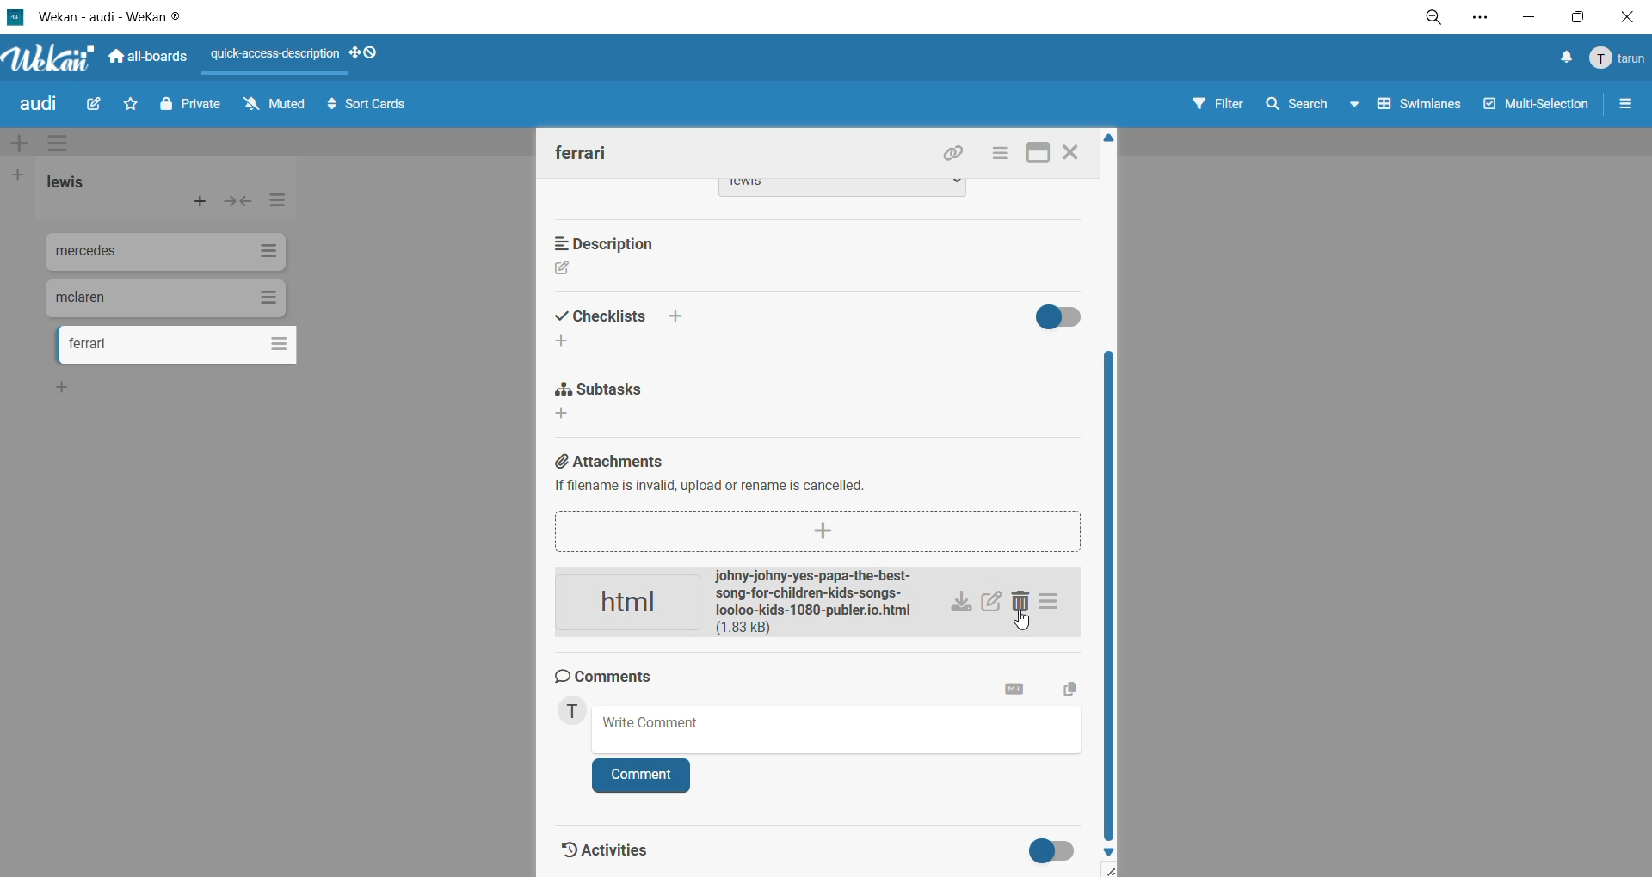 The image size is (1652, 877). Describe the element at coordinates (1312, 107) in the screenshot. I see `search` at that location.